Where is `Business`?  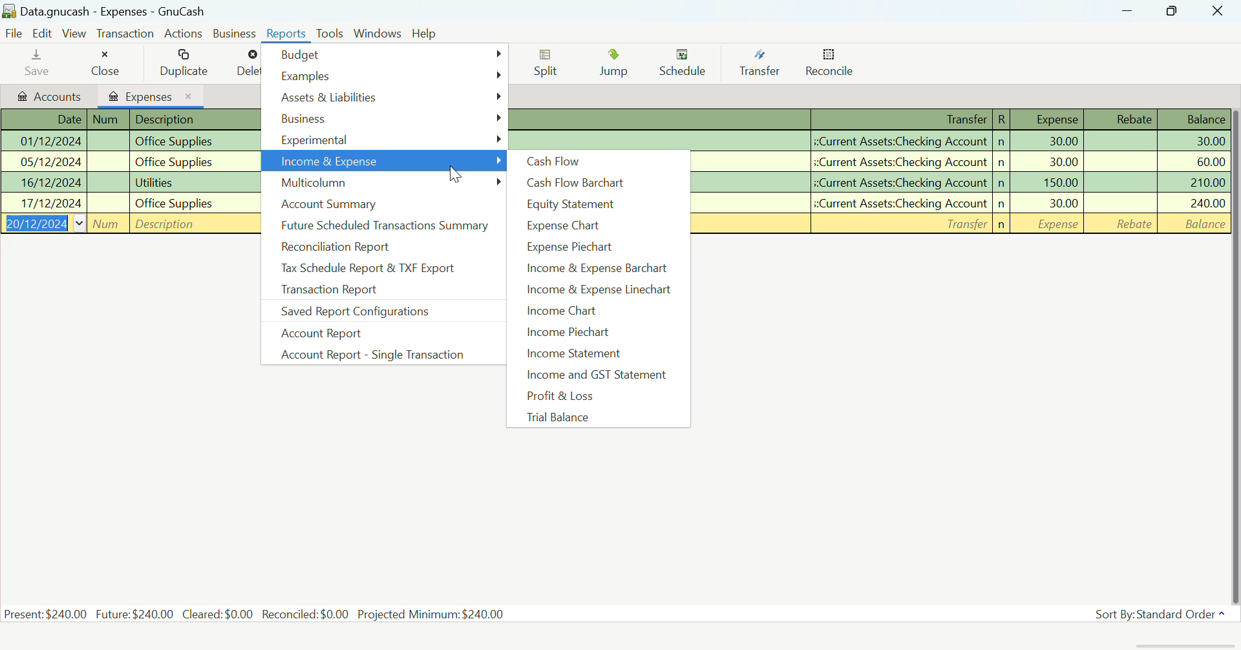
Business is located at coordinates (234, 33).